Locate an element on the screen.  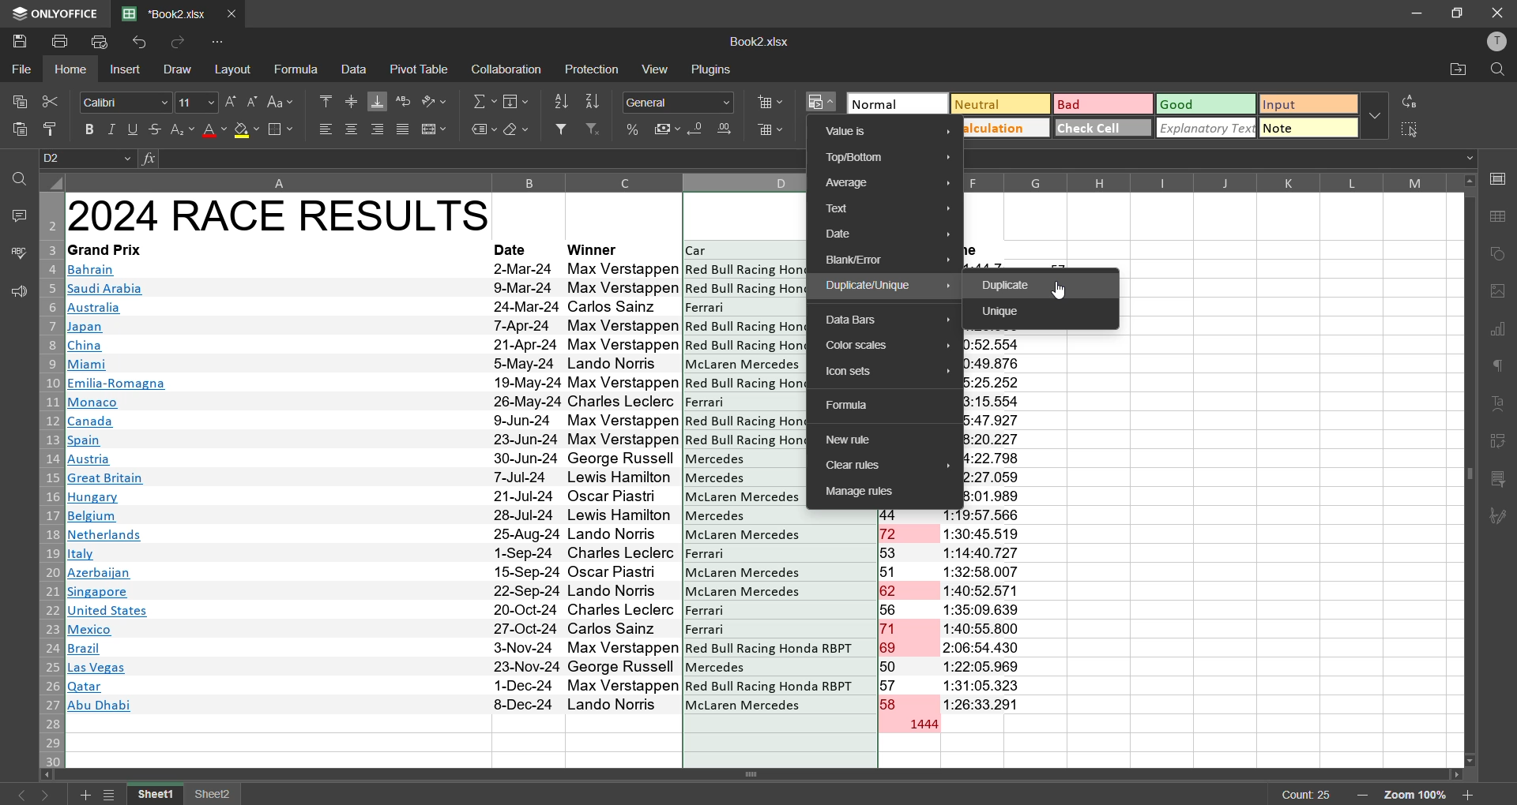
sheet  name is located at coordinates (213, 796).